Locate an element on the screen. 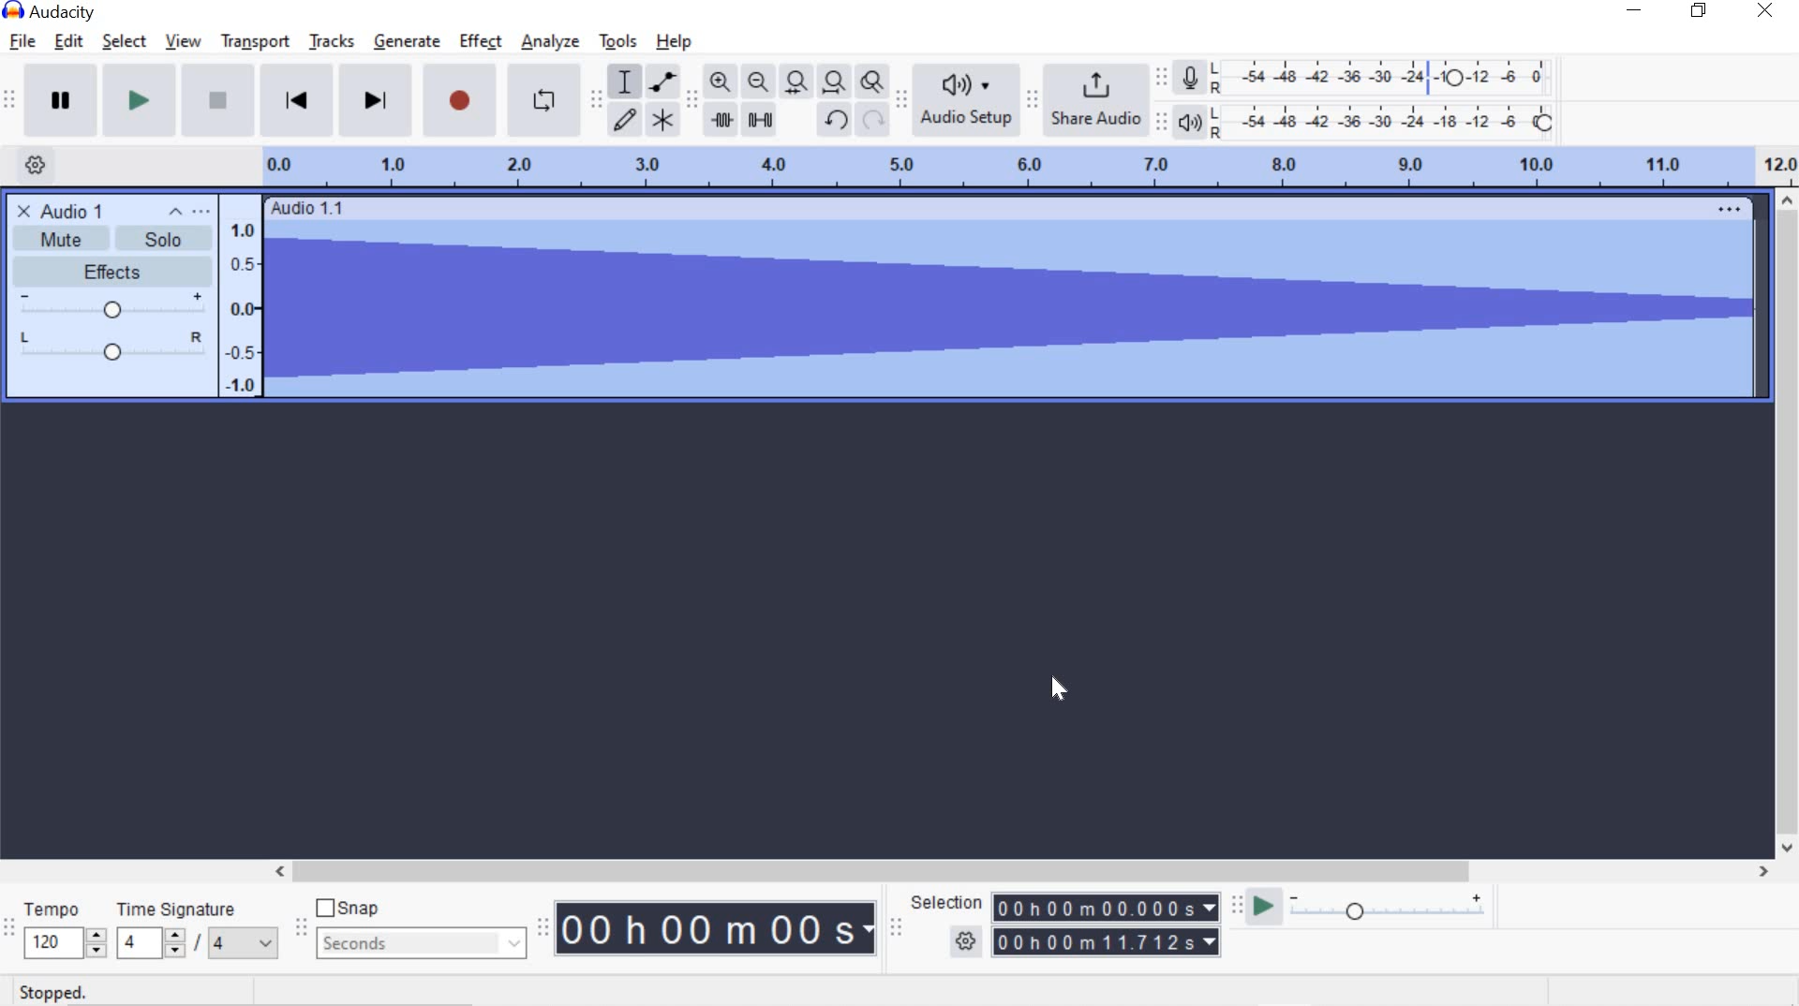 The image size is (1799, 1006). pan is located at coordinates (112, 344).